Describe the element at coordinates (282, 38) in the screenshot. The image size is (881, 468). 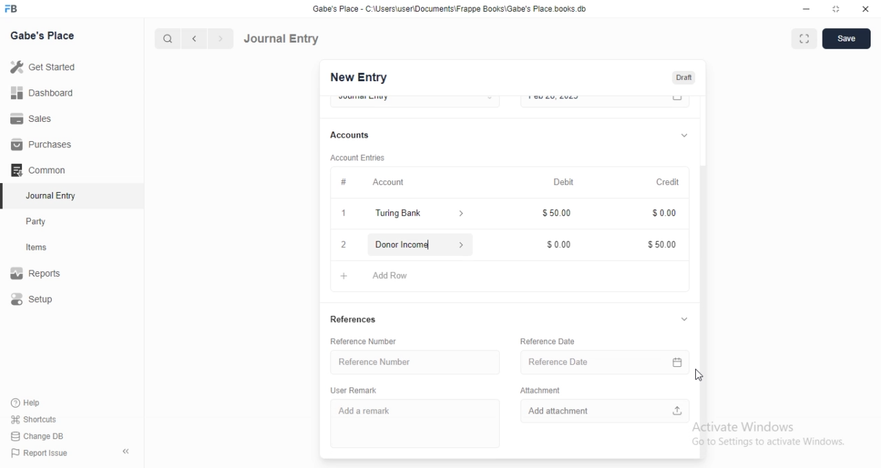
I see `Journal Entry` at that location.